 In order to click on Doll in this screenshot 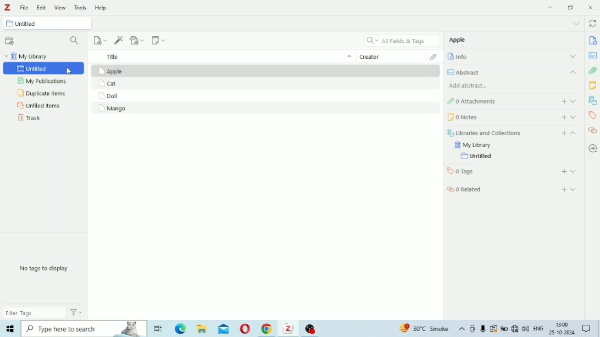, I will do `click(113, 96)`.